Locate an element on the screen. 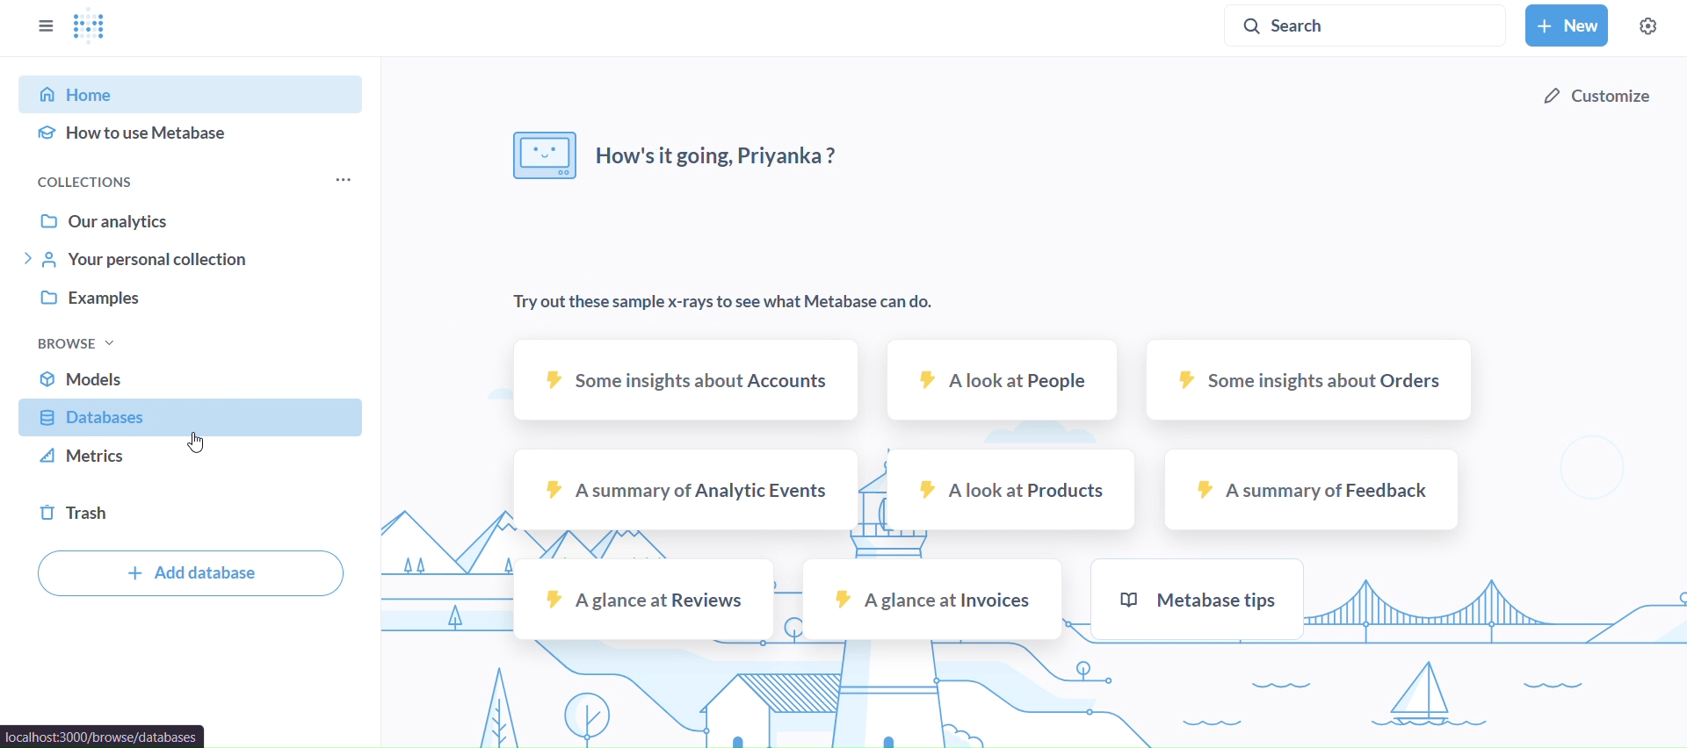 The width and height of the screenshot is (1687, 748). a summary of nalytic events is located at coordinates (685, 490).